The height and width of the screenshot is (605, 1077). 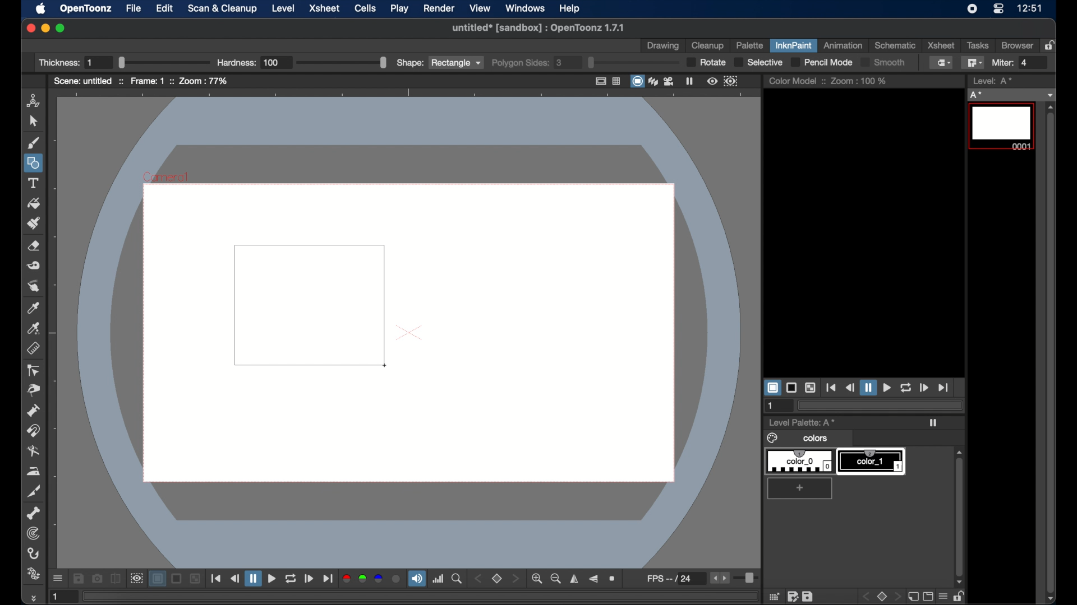 What do you see at coordinates (821, 63) in the screenshot?
I see `pencil mode` at bounding box center [821, 63].